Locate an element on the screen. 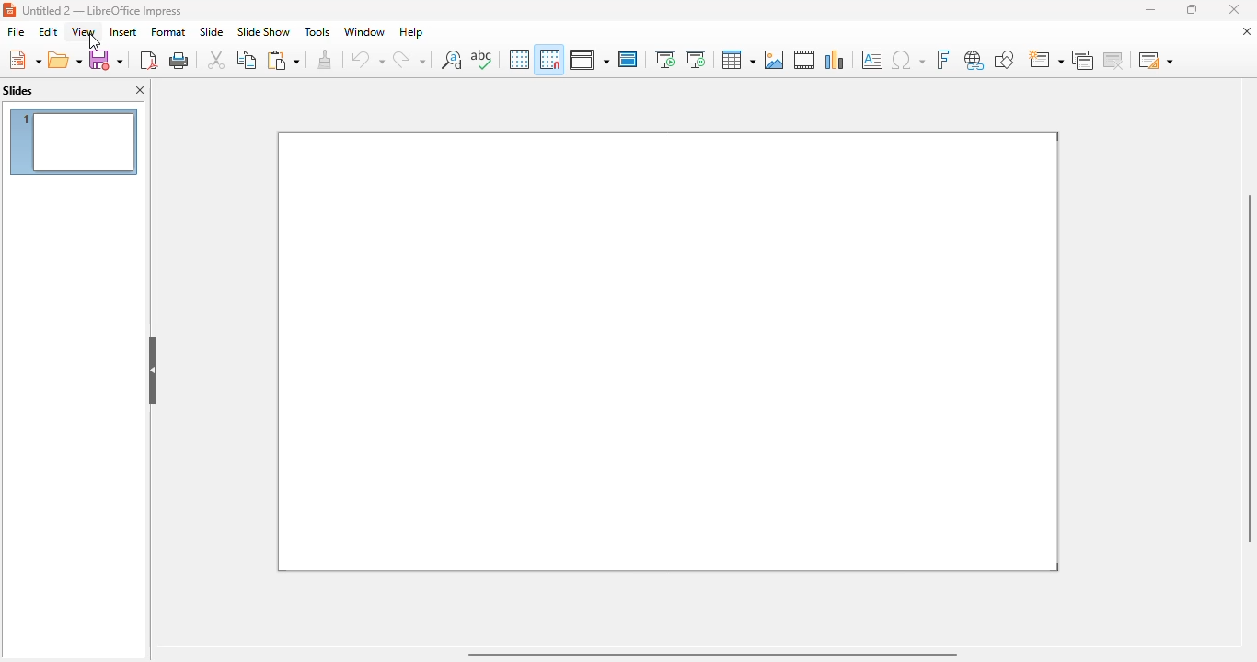 This screenshot has height=662, width=1257. open is located at coordinates (65, 59).